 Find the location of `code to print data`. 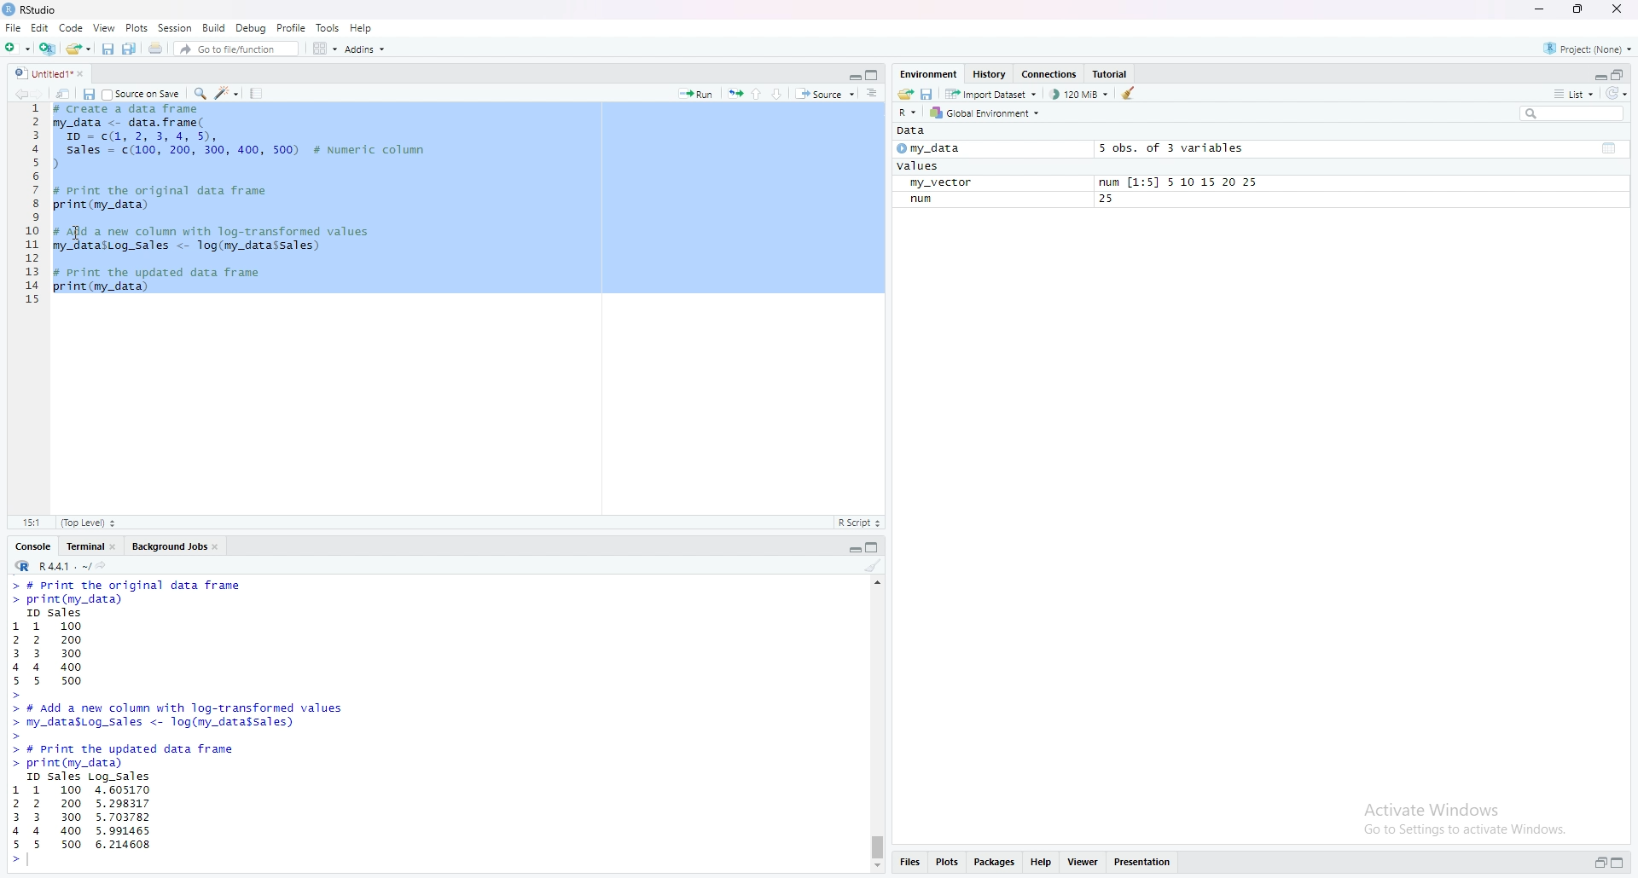

code to print data is located at coordinates (136, 592).